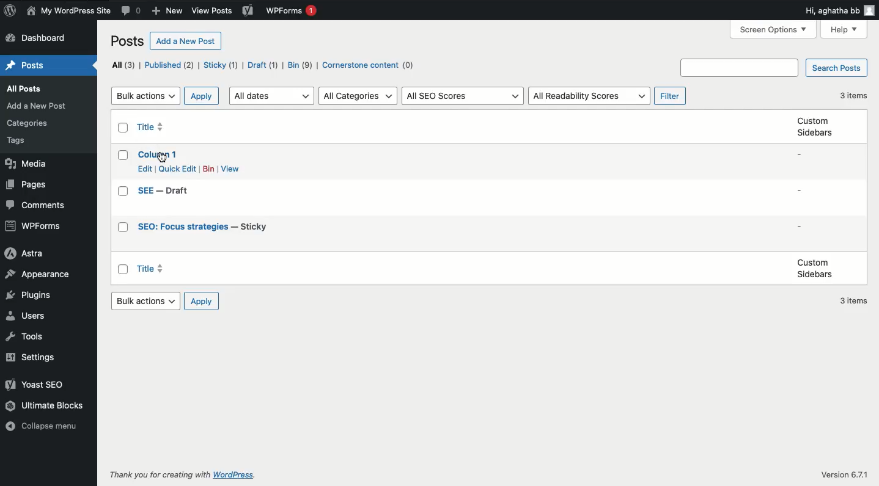 This screenshot has width=879, height=486. Describe the element at coordinates (124, 190) in the screenshot. I see `Checkbox` at that location.